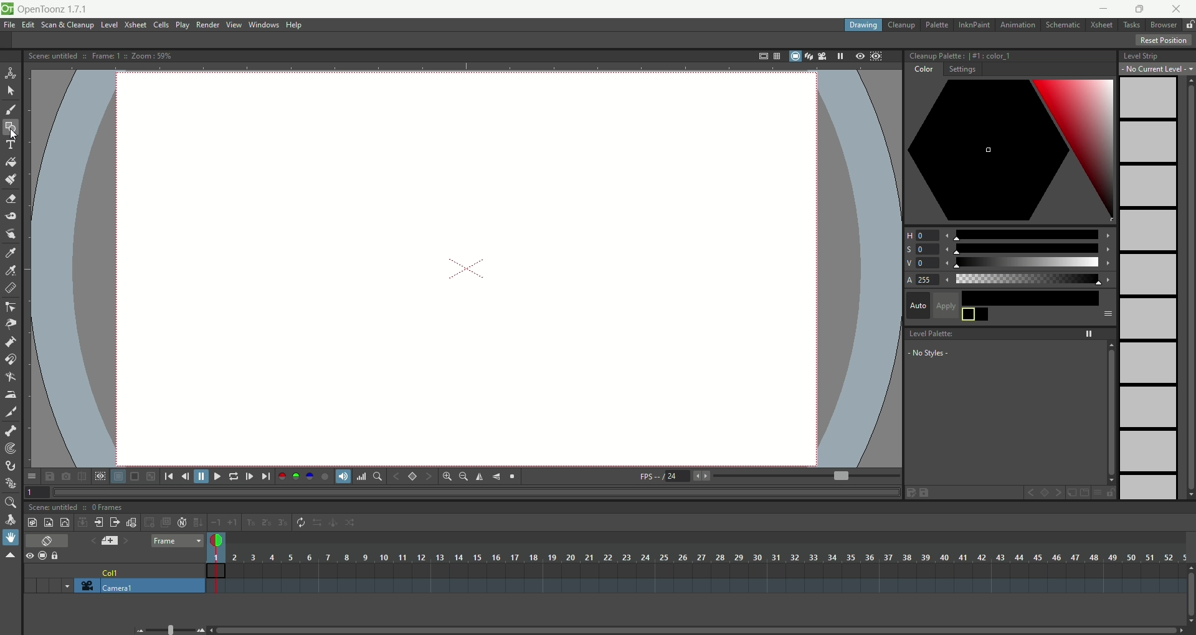  I want to click on task, so click(1131, 27).